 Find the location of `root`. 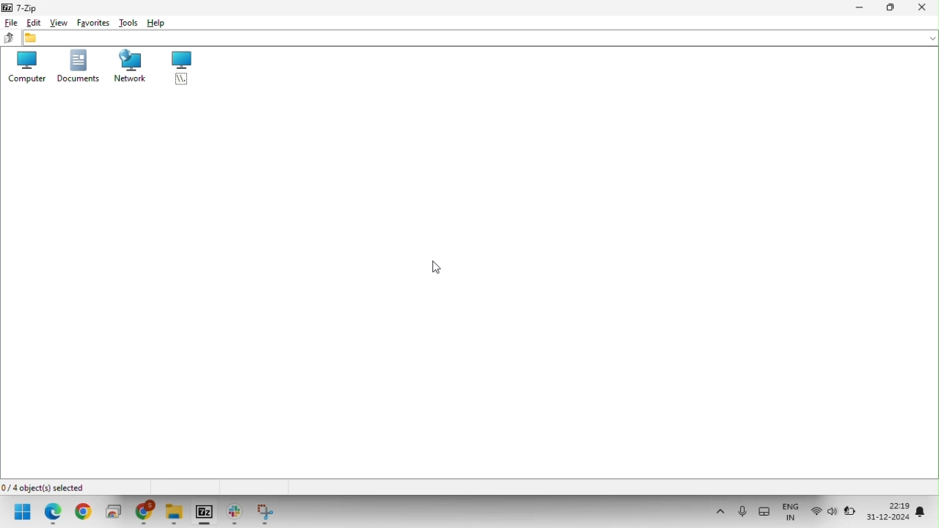

root is located at coordinates (178, 69).